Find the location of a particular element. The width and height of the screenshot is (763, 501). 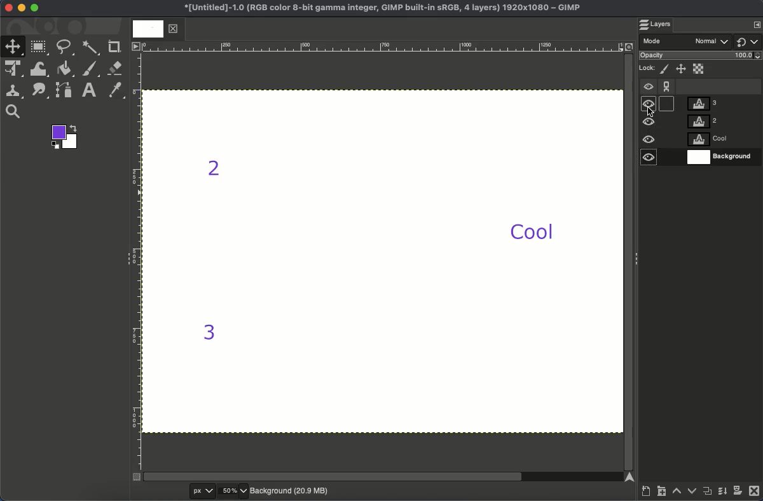

Brush is located at coordinates (91, 69).